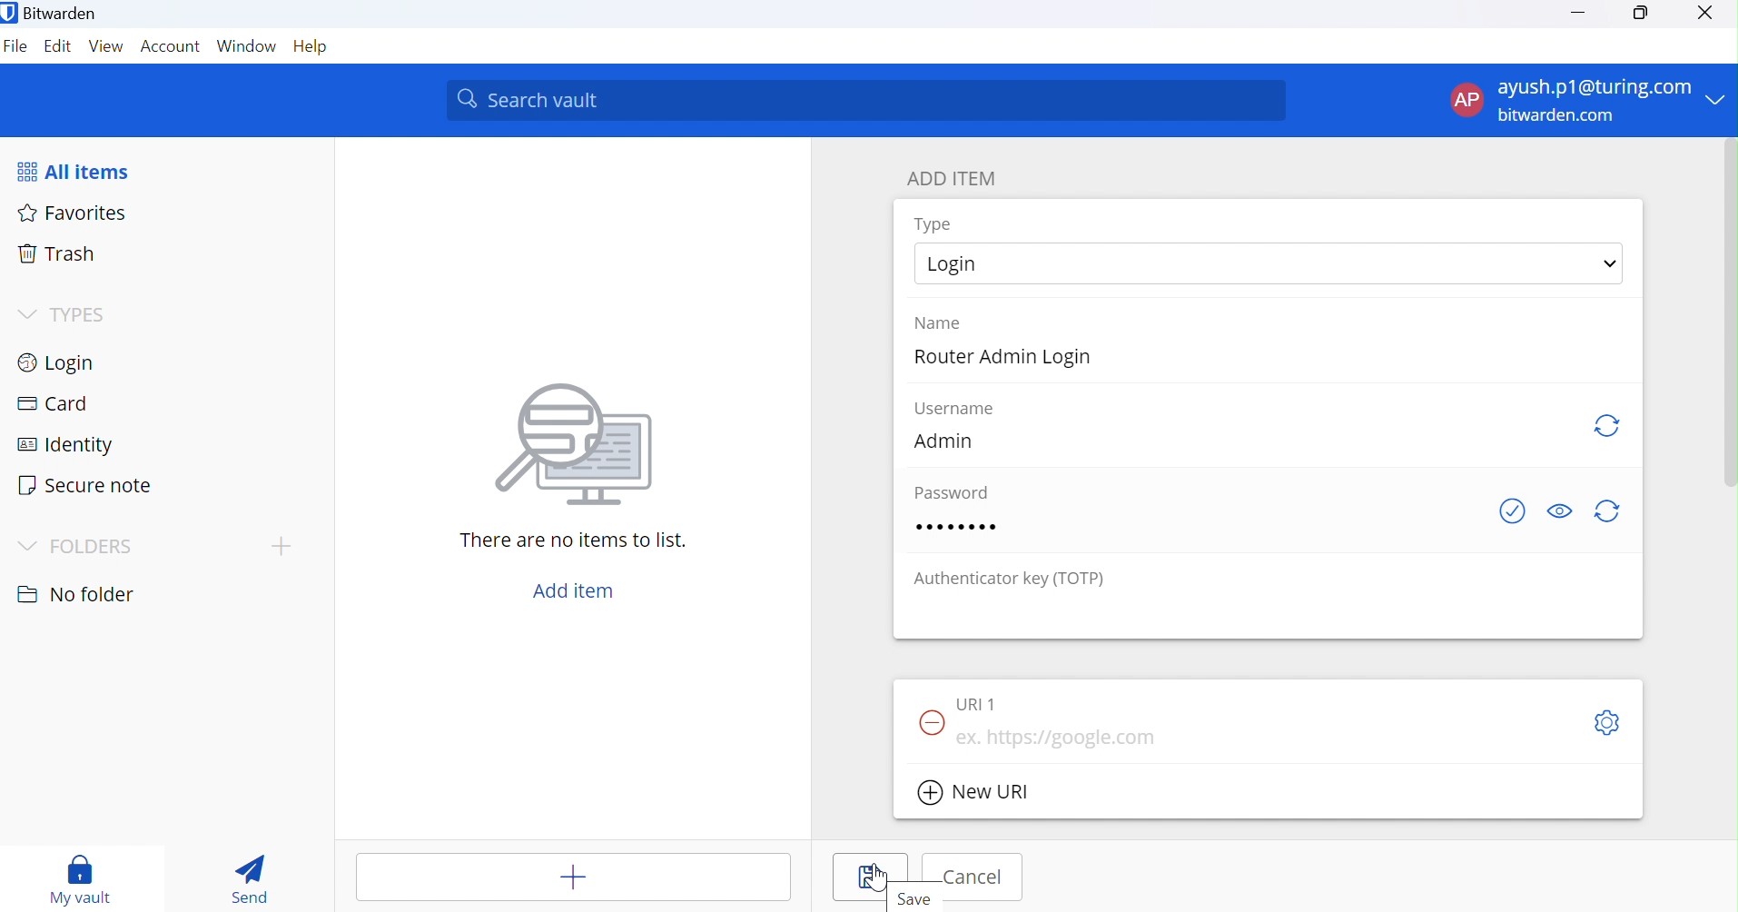 This screenshot has width=1738, height=912. I want to click on Close, so click(1707, 14).